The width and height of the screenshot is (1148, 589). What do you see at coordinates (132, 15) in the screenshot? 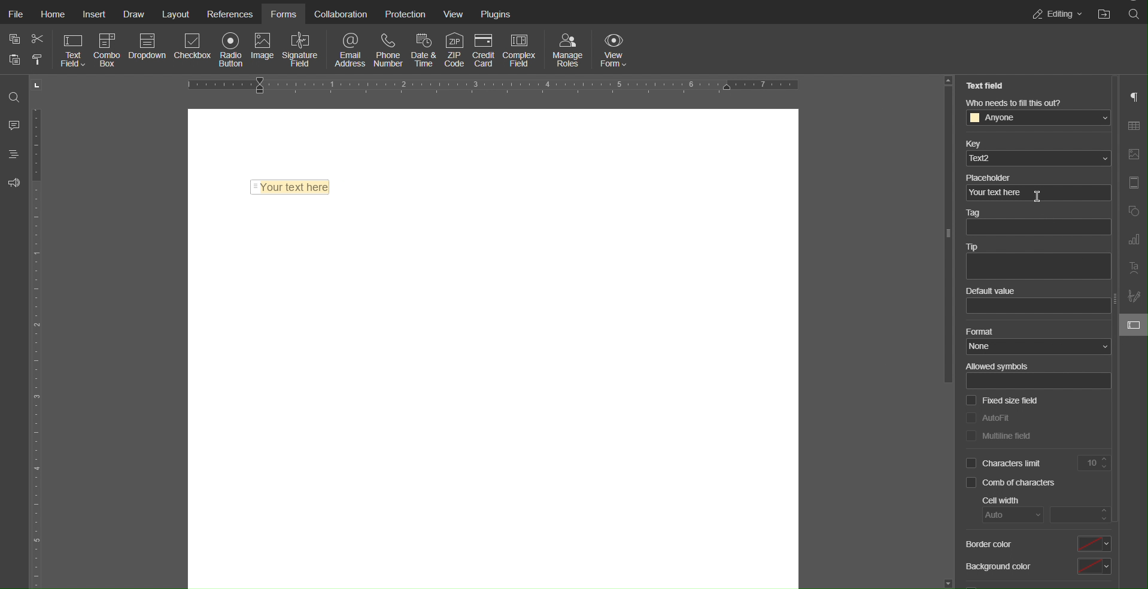
I see `Draw` at bounding box center [132, 15].